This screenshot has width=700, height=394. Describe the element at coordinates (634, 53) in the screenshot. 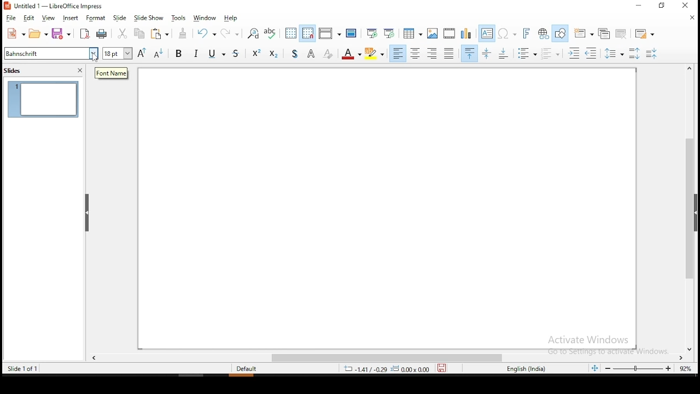

I see `icrease paragraph spacing` at that location.